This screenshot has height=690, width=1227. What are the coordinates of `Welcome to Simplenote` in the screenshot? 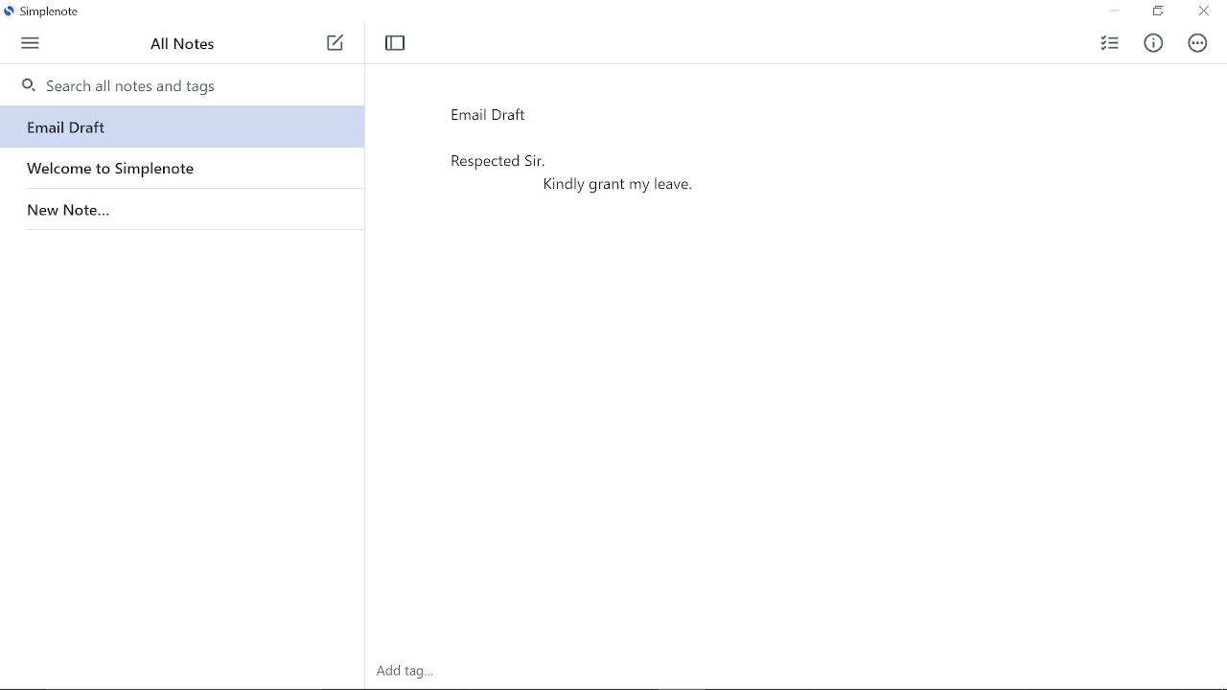 It's located at (183, 168).